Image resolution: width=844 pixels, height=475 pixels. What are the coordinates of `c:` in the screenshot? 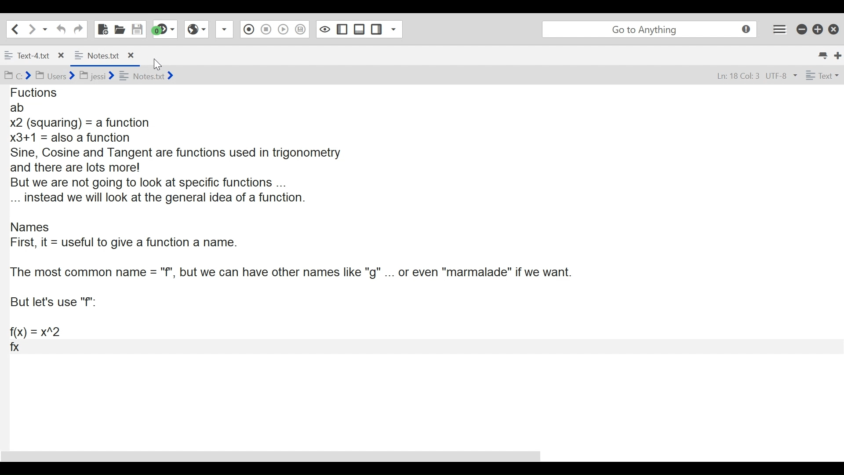 It's located at (17, 76).